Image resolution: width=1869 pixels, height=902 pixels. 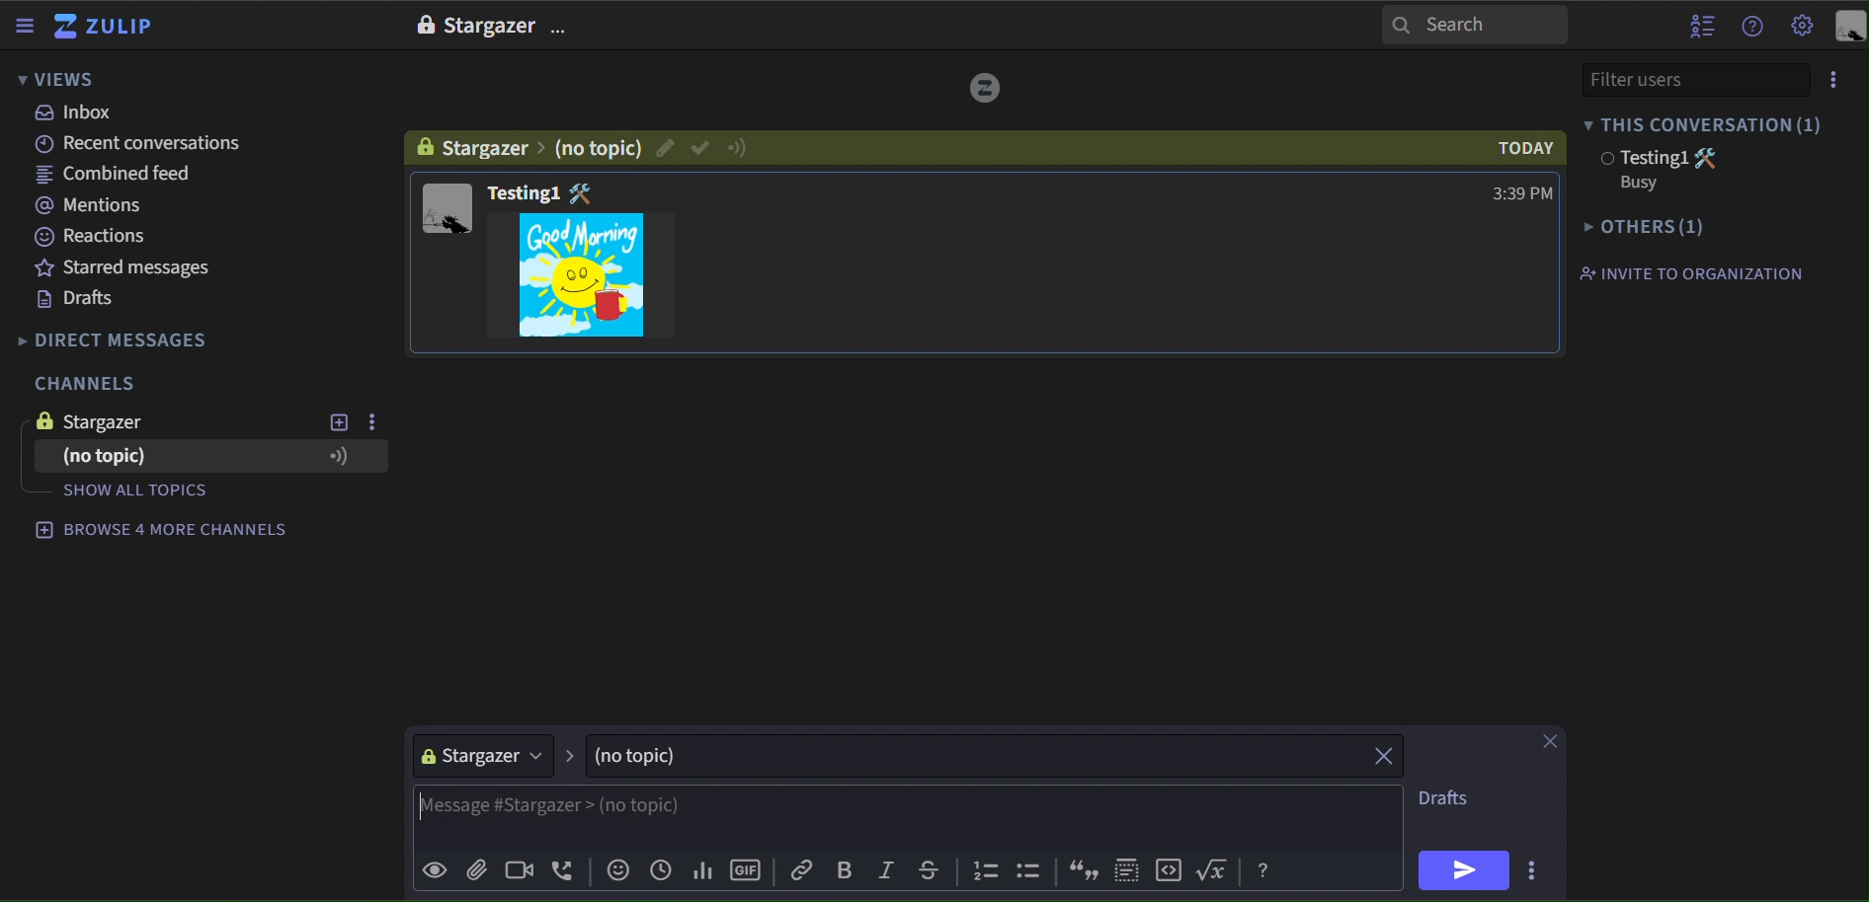 I want to click on icon, so click(x=1128, y=866).